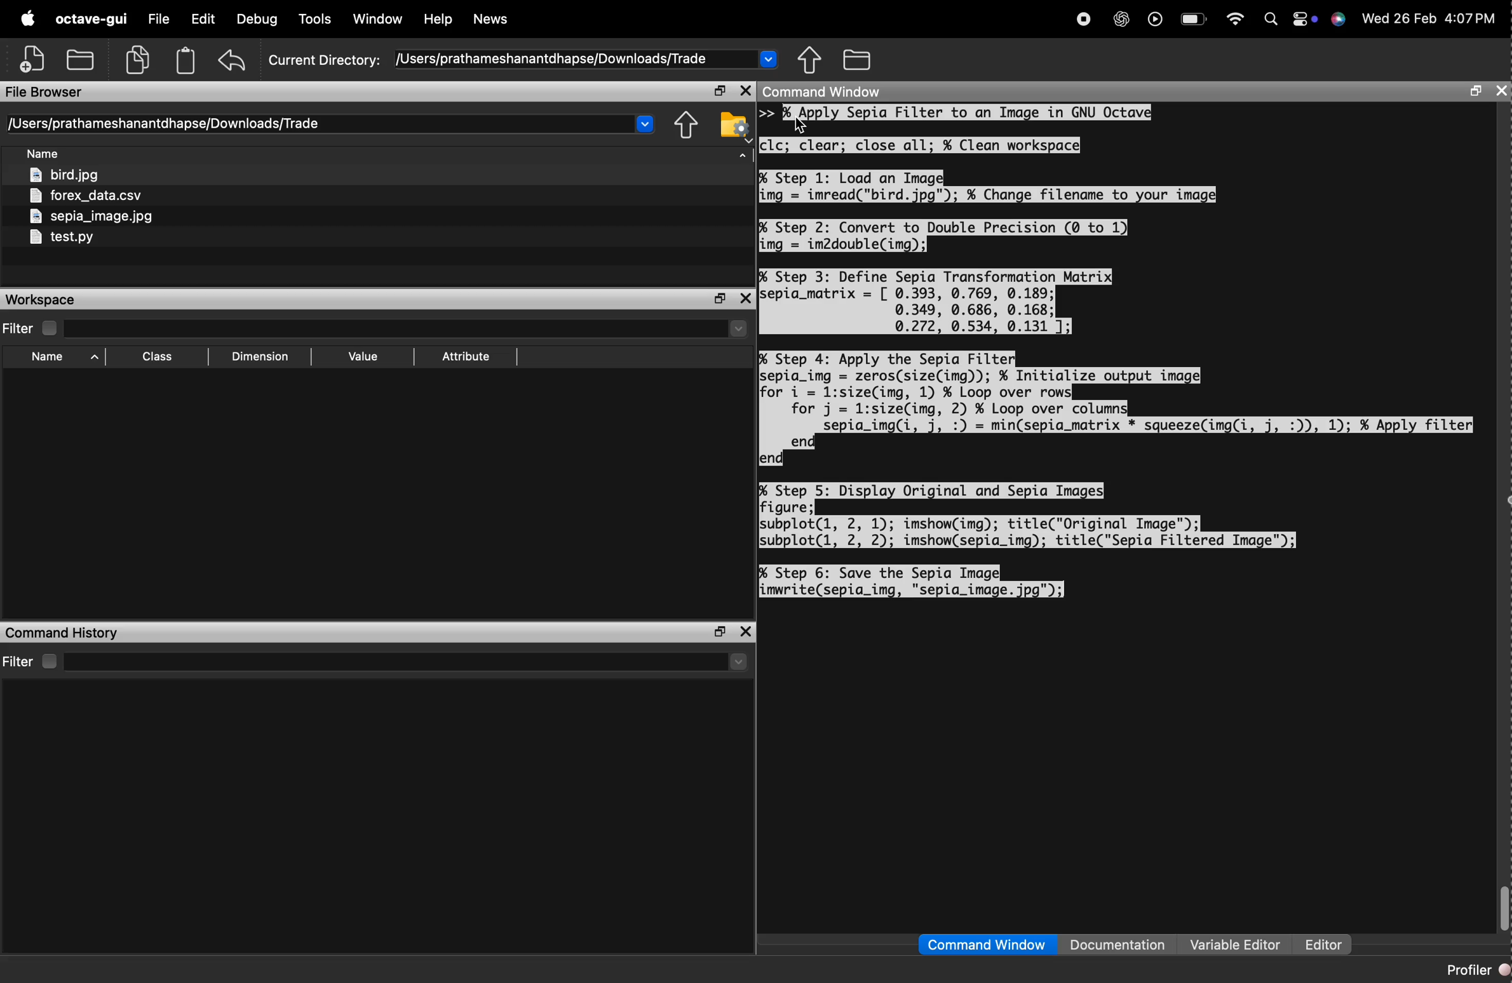 The width and height of the screenshot is (1512, 983). What do you see at coordinates (379, 18) in the screenshot?
I see `Window` at bounding box center [379, 18].